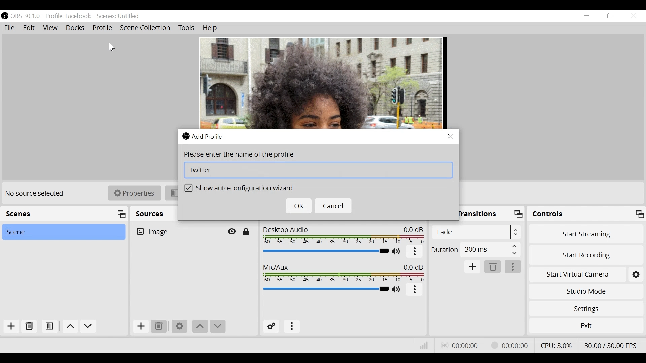 The width and height of the screenshot is (646, 363). I want to click on Stream Status, so click(510, 345).